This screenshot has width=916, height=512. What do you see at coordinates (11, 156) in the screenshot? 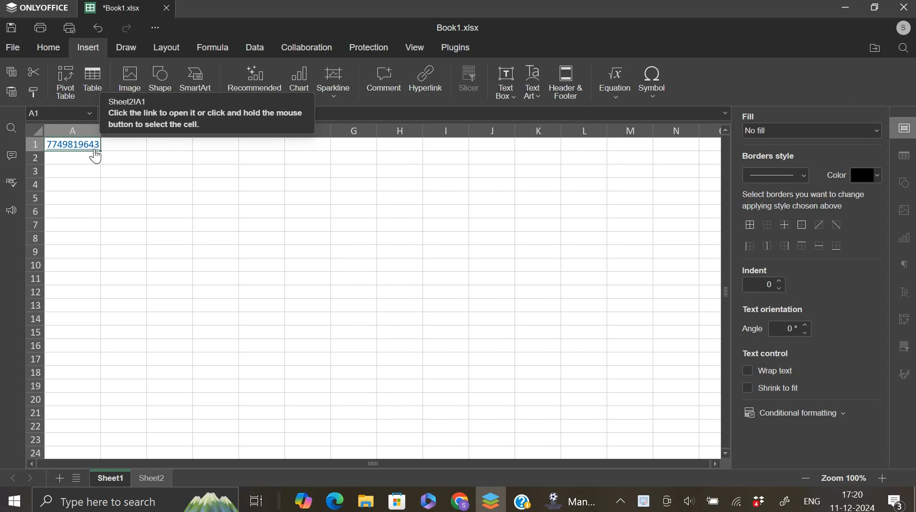
I see `comment` at bounding box center [11, 156].